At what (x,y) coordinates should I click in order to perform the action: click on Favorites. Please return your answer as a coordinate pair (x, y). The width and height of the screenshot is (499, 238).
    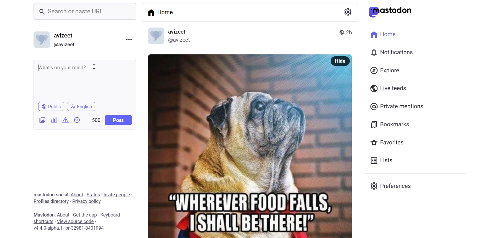
    Looking at the image, I should click on (388, 143).